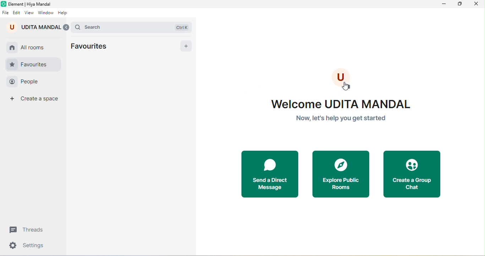  Describe the element at coordinates (36, 100) in the screenshot. I see `create a space` at that location.